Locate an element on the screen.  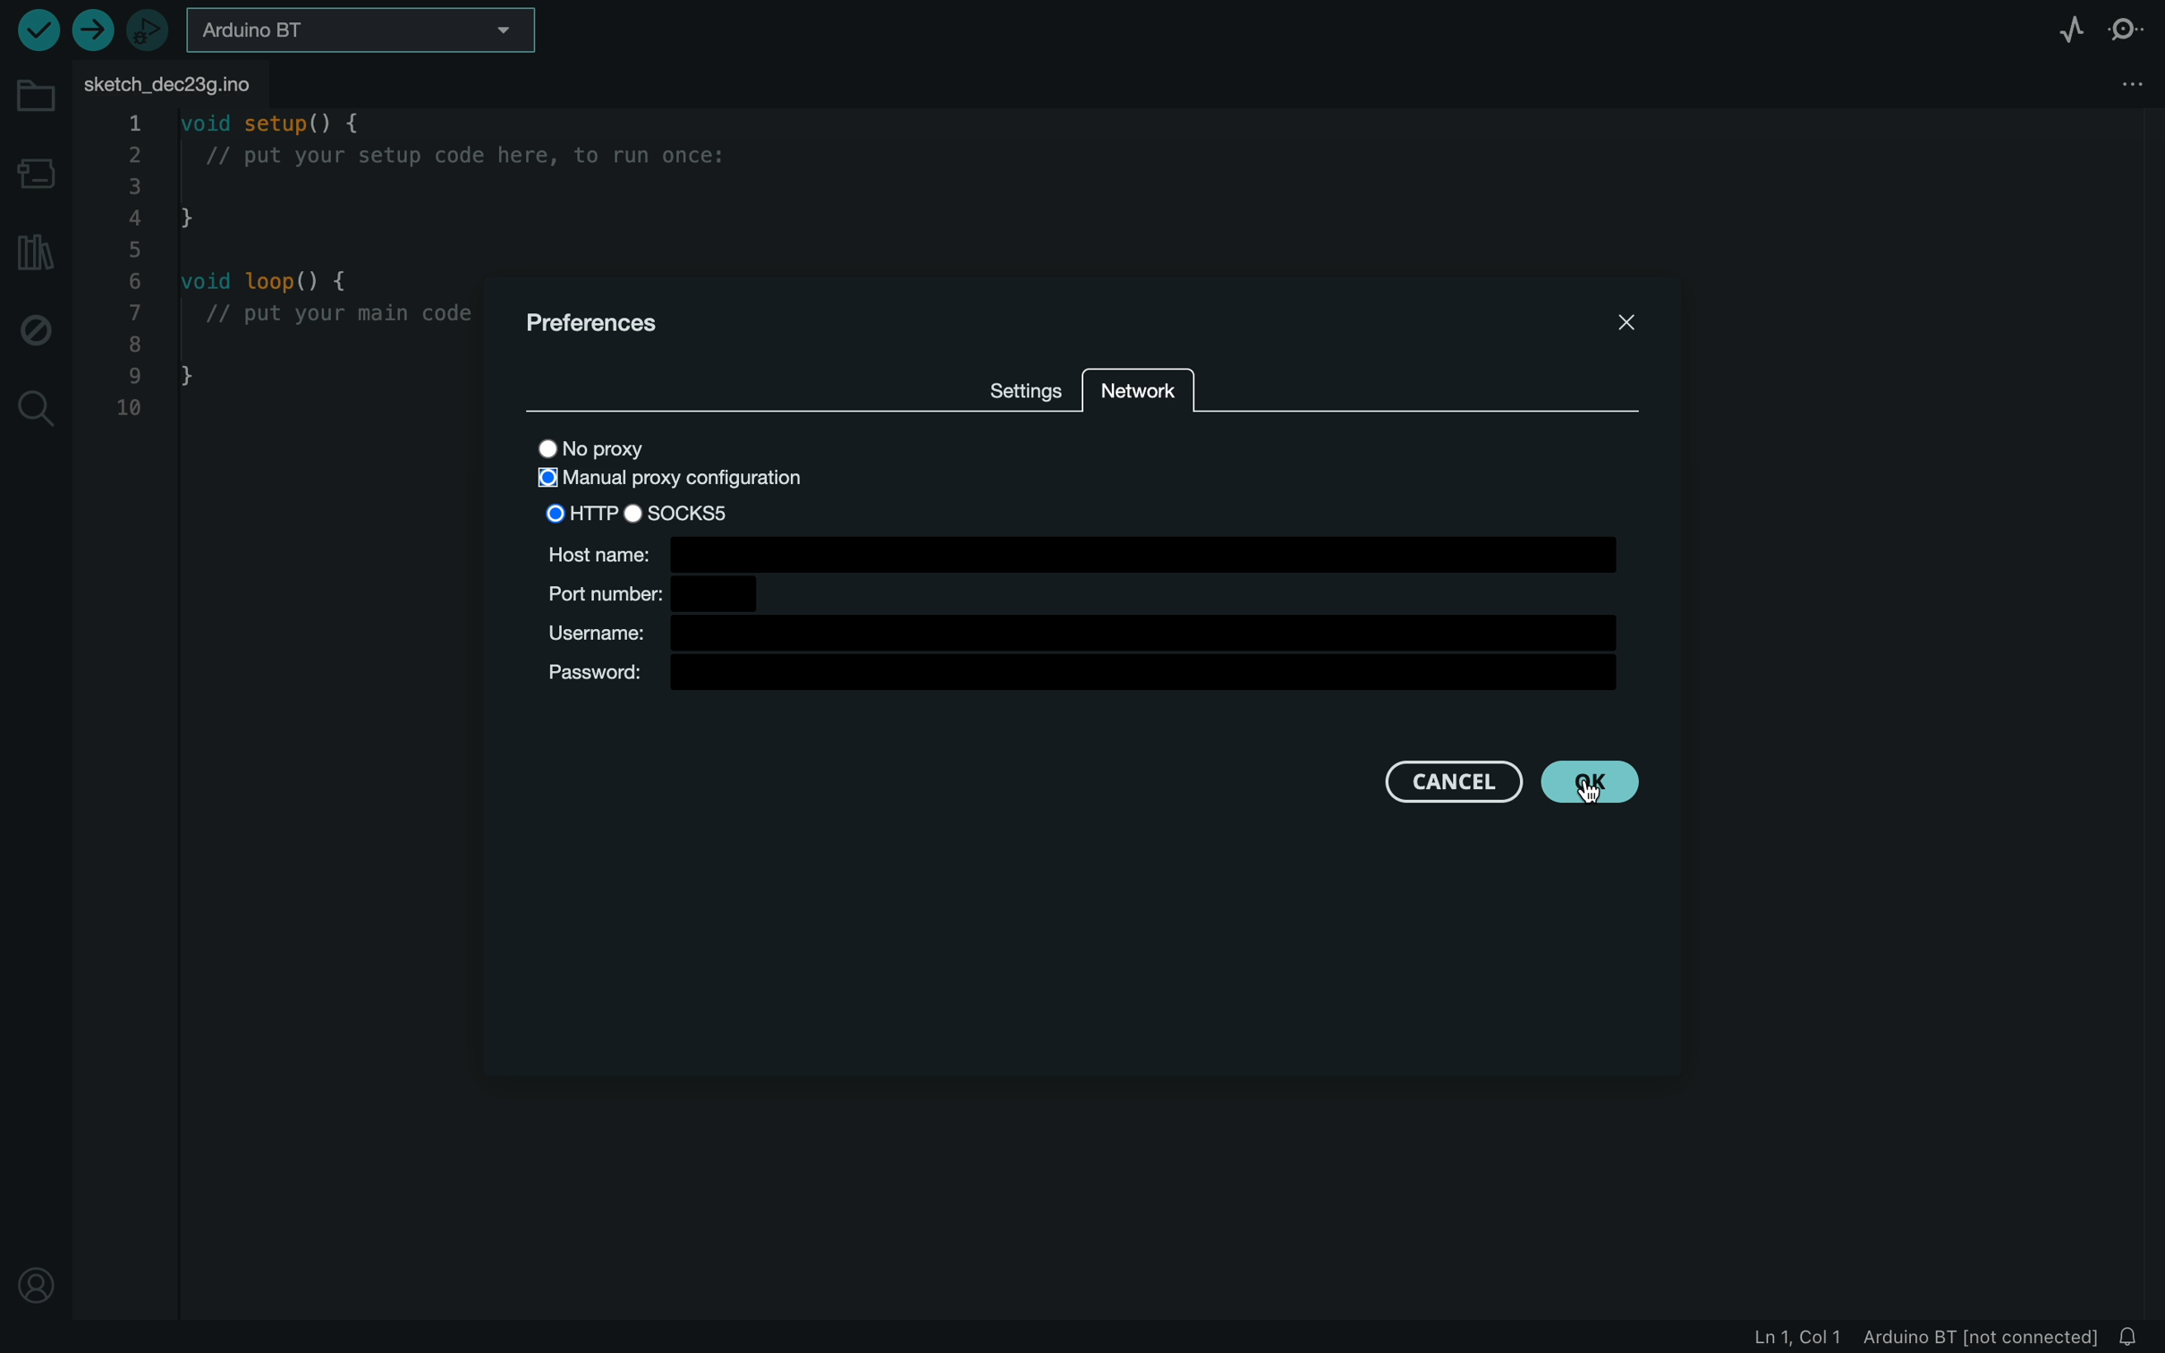
serial monitor is located at coordinates (2128, 29).